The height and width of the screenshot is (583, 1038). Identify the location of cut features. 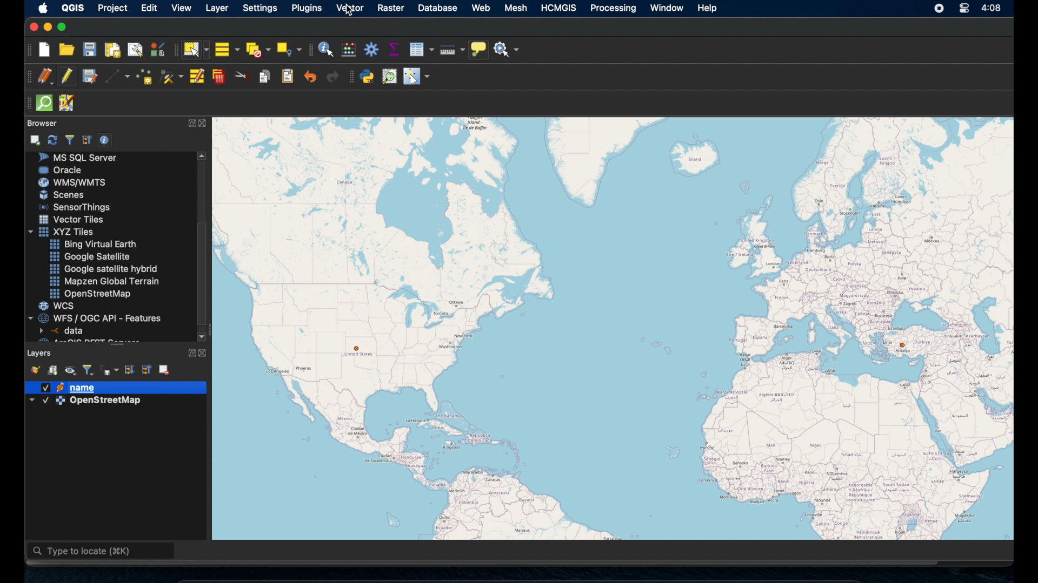
(242, 76).